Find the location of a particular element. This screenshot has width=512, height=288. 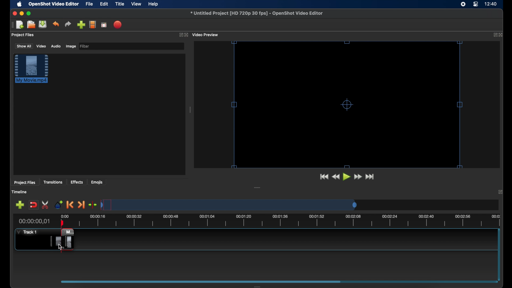

show all is located at coordinates (24, 46).